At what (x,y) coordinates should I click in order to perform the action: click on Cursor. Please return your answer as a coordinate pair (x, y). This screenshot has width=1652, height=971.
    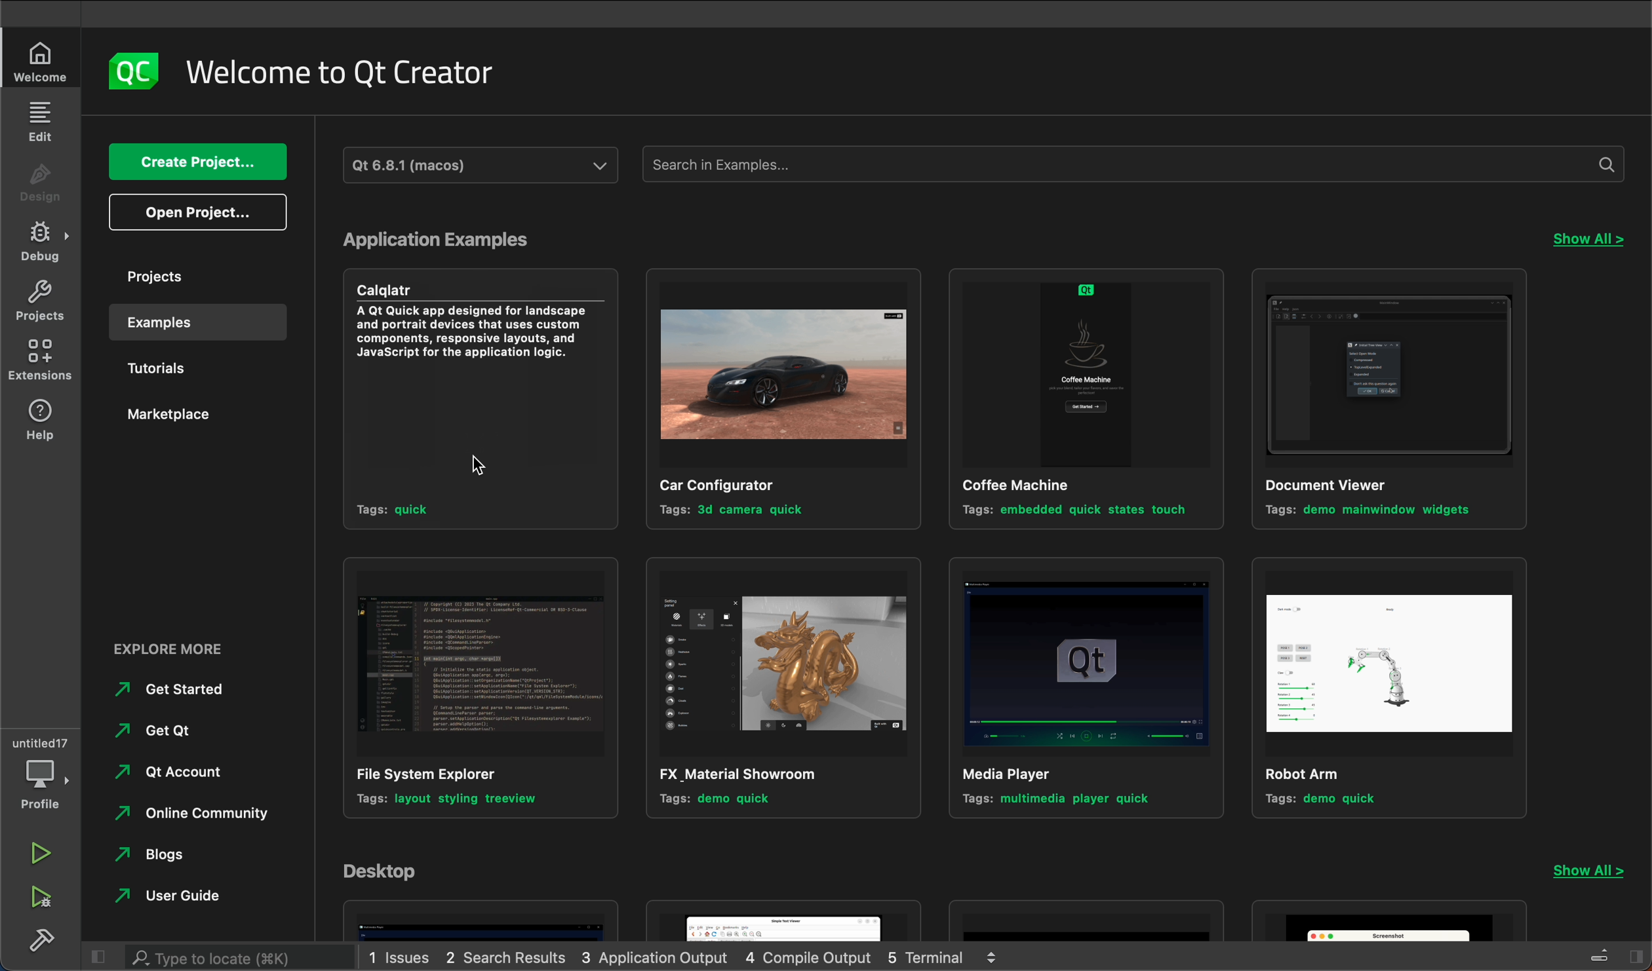
    Looking at the image, I should click on (489, 470).